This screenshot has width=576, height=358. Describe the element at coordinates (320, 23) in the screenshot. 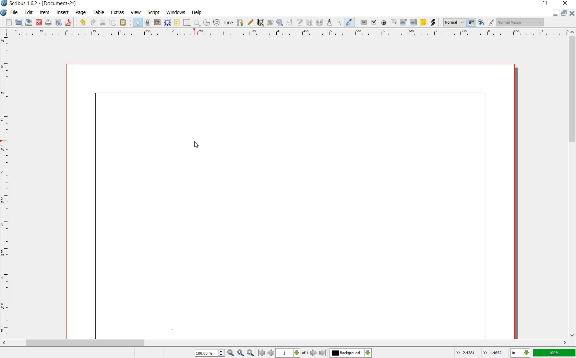

I see `UNLINK TEXT FRAME` at that location.